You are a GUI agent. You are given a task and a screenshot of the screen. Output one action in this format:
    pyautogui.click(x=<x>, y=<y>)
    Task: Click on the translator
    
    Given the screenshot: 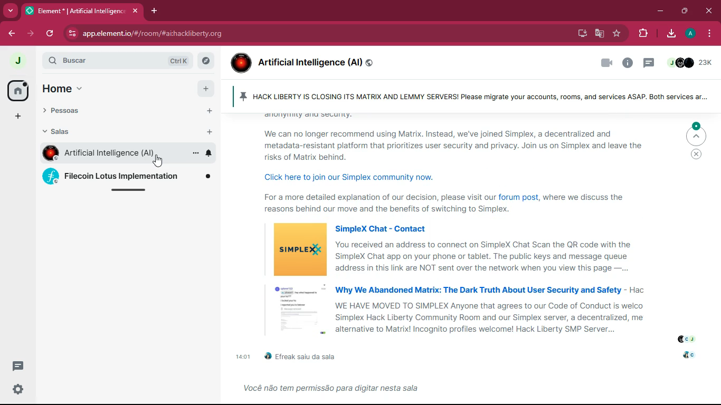 What is the action you would take?
    pyautogui.click(x=599, y=34)
    